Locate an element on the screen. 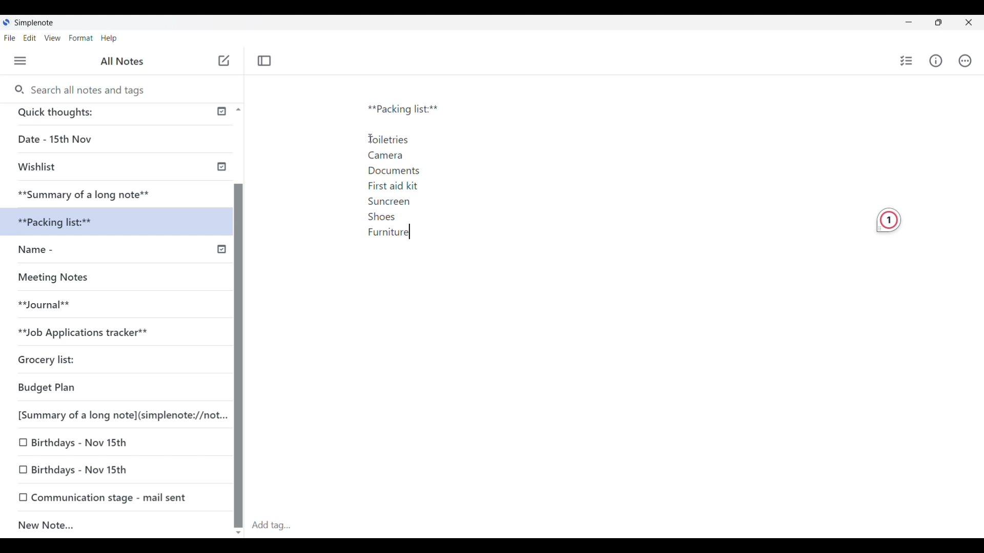  Name - is located at coordinates (57, 251).